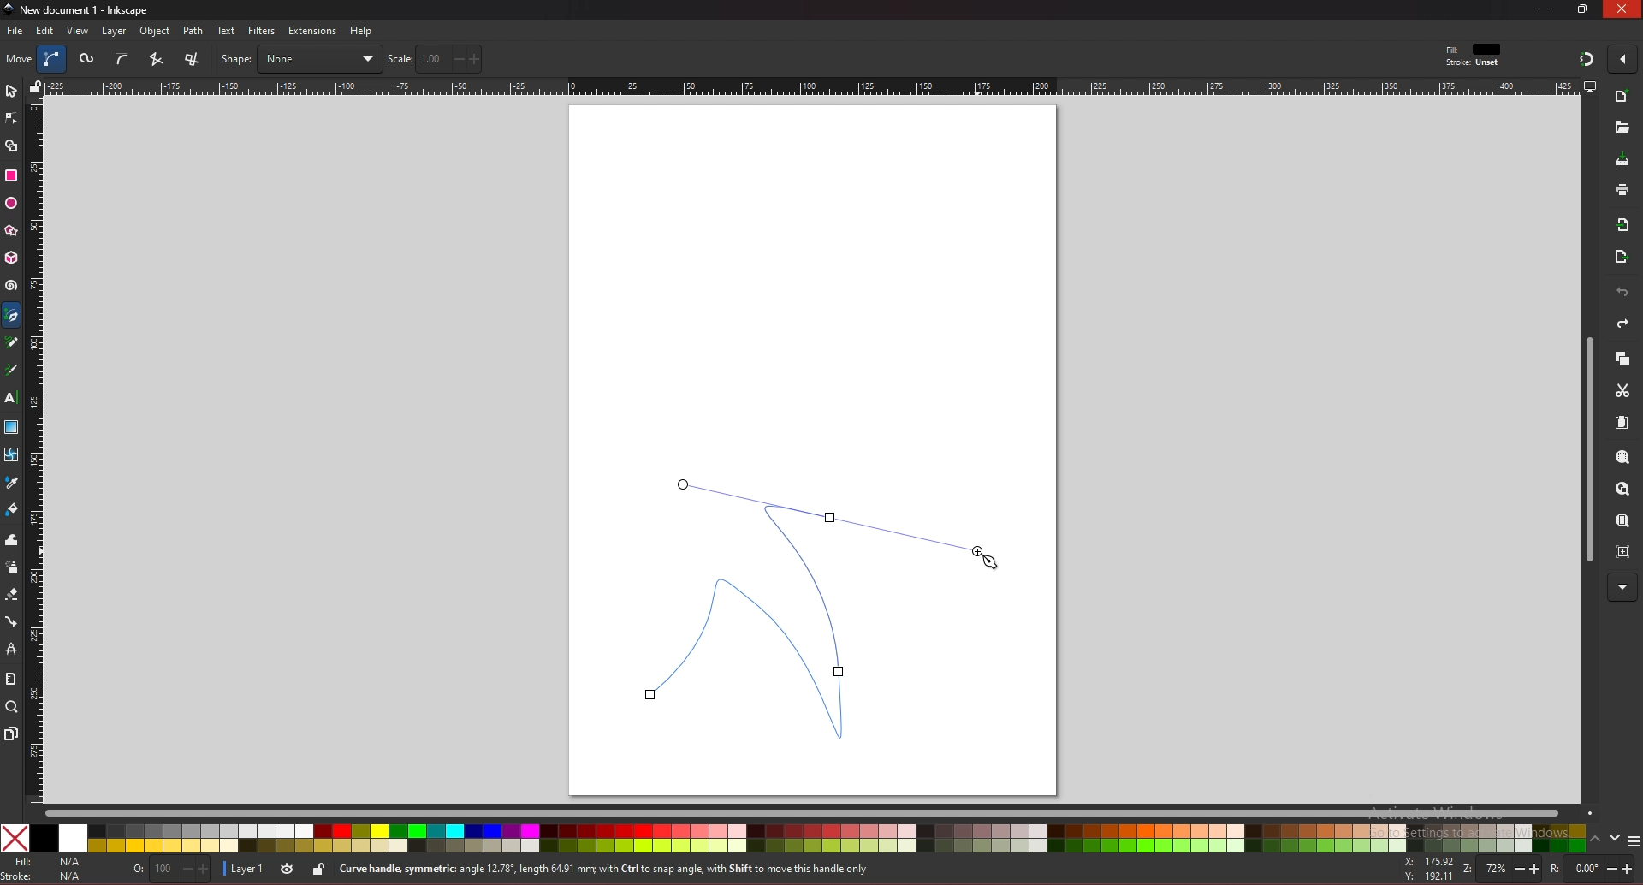 The image size is (1643, 885). Describe the element at coordinates (1622, 324) in the screenshot. I see `redo` at that location.